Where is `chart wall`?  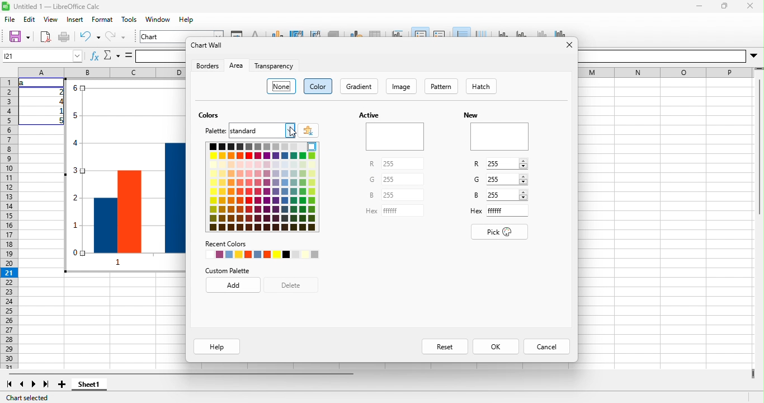 chart wall is located at coordinates (207, 45).